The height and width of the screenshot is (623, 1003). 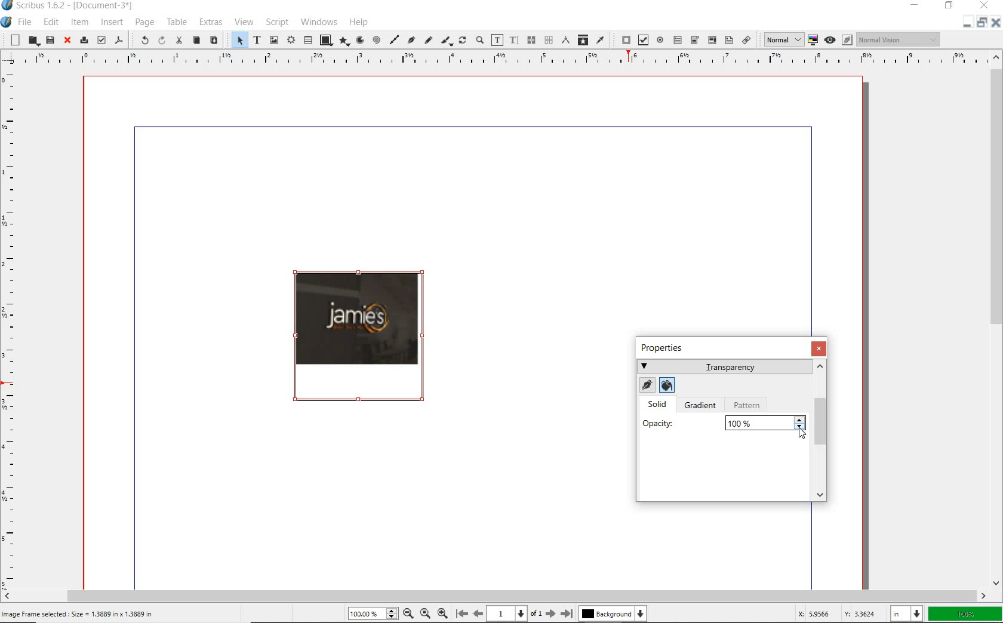 What do you see at coordinates (724, 366) in the screenshot?
I see `TRANSPARENCY` at bounding box center [724, 366].